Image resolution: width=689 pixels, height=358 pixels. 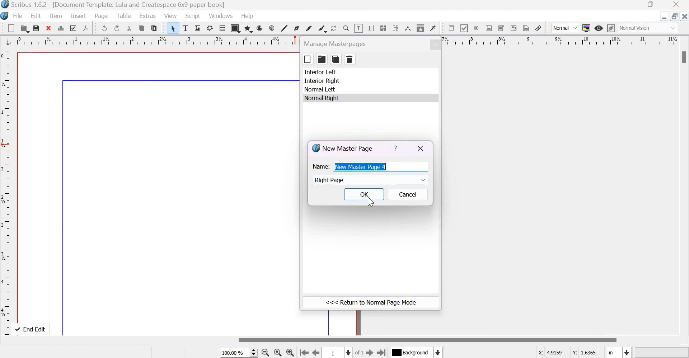 What do you see at coordinates (370, 353) in the screenshot?
I see `Go to the next page` at bounding box center [370, 353].